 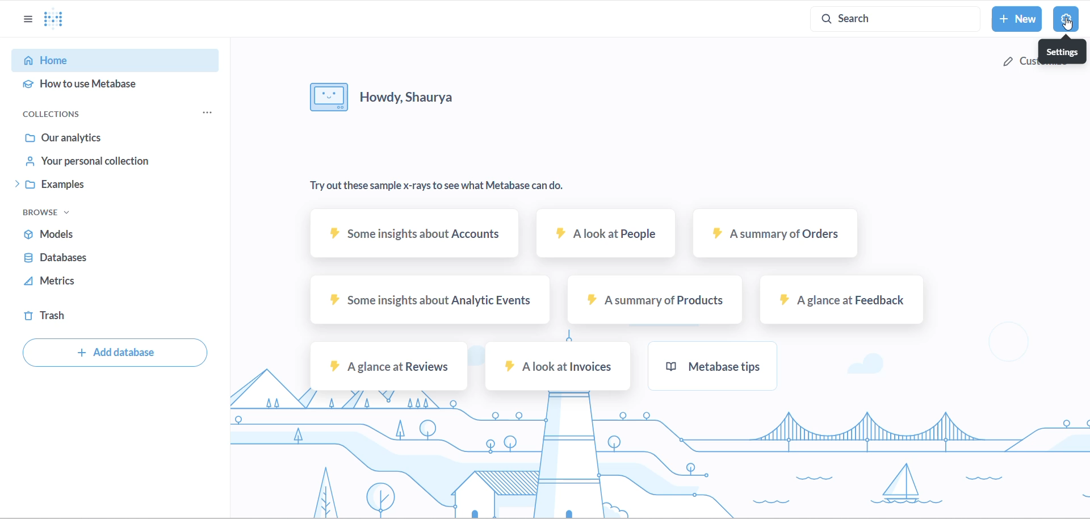 I want to click on cursor, so click(x=1070, y=22).